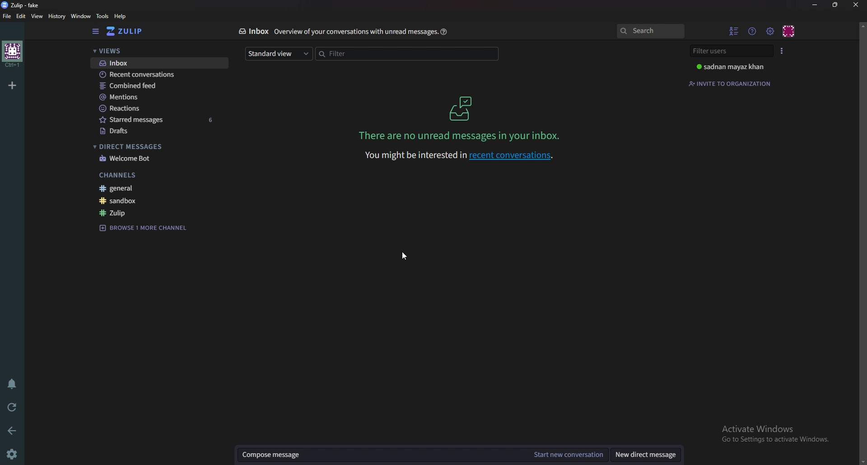  I want to click on close, so click(856, 6).